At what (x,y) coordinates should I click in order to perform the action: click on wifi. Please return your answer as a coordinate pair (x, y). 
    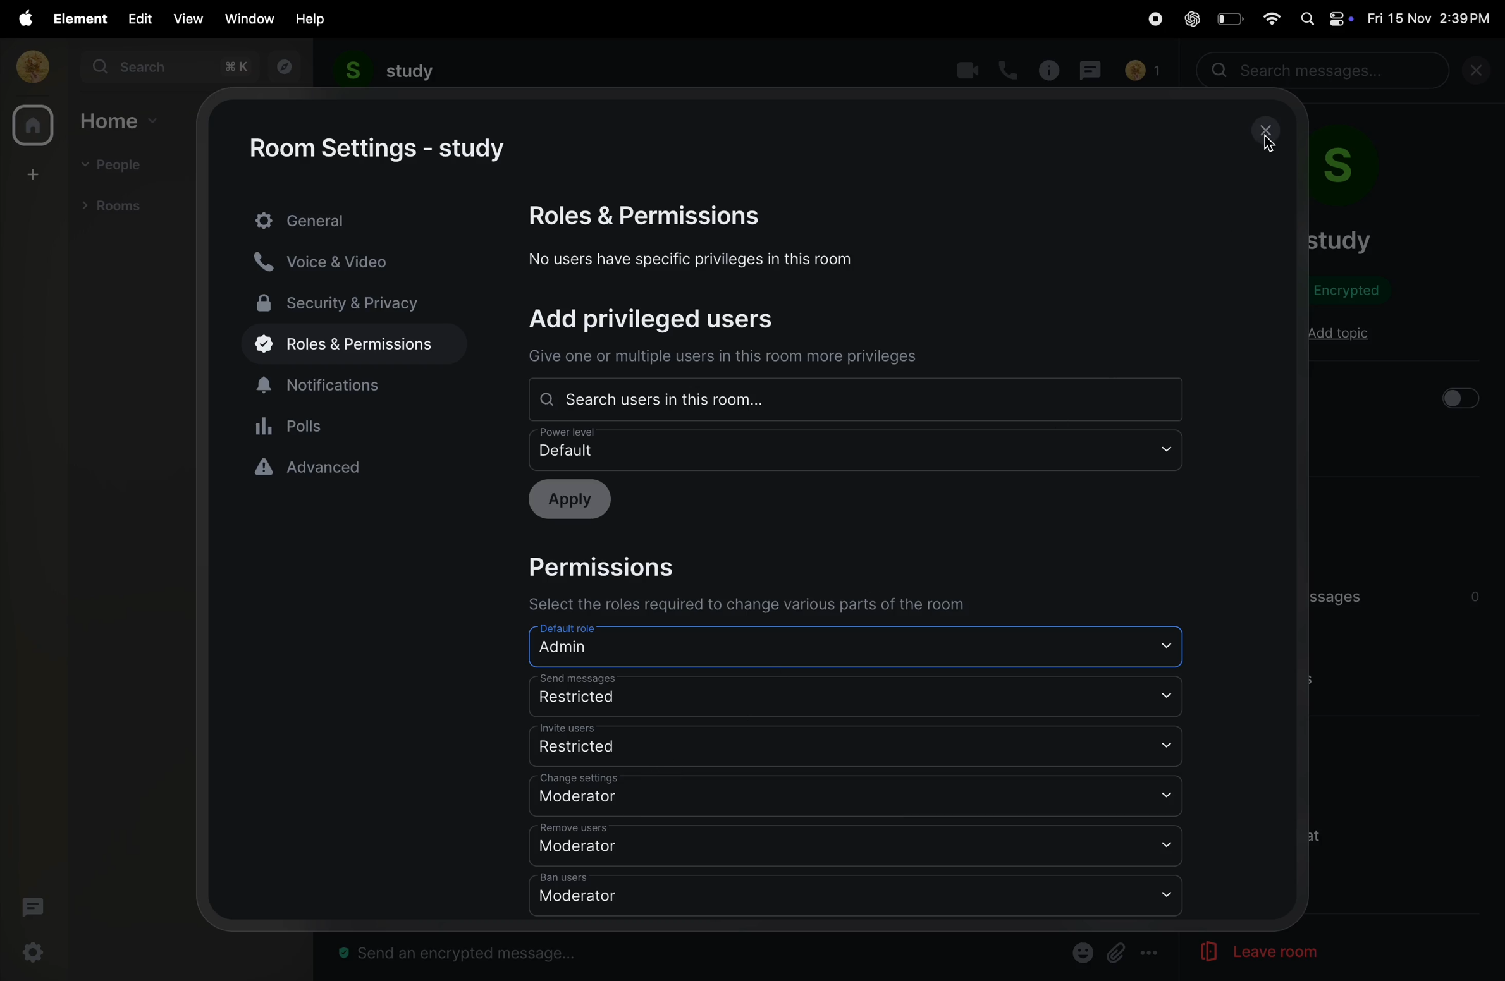
    Looking at the image, I should click on (1267, 17).